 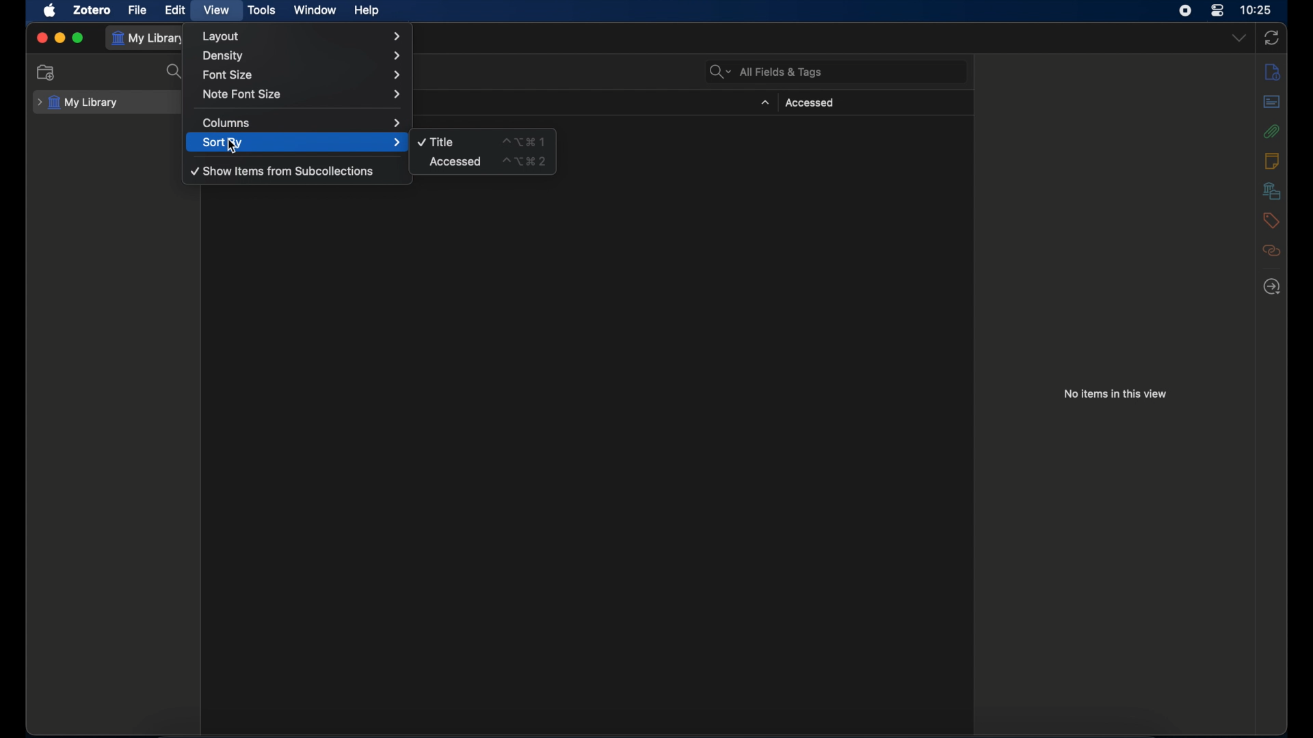 I want to click on title, so click(x=436, y=142).